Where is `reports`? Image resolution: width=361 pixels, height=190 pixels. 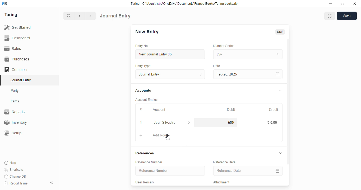
reports is located at coordinates (15, 112).